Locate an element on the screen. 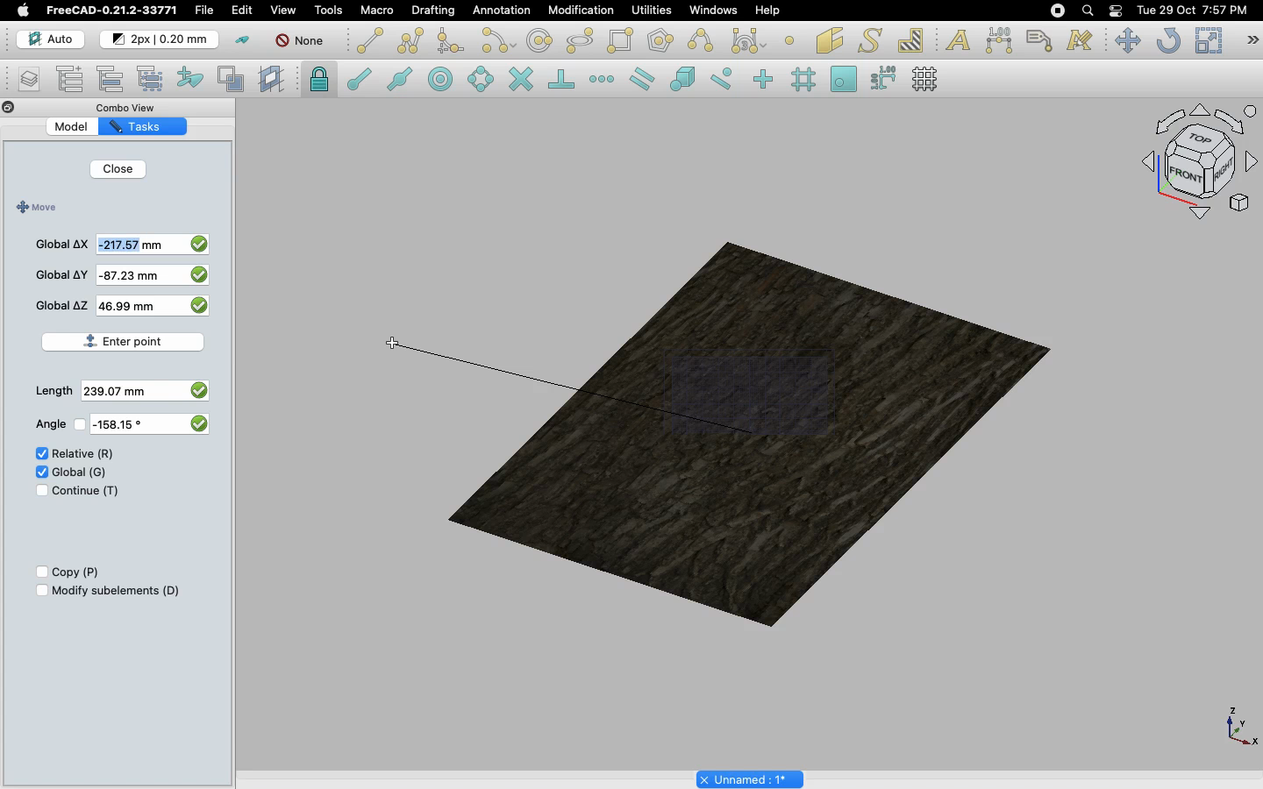 The width and height of the screenshot is (1263, 789). Rectangle is located at coordinates (624, 41).